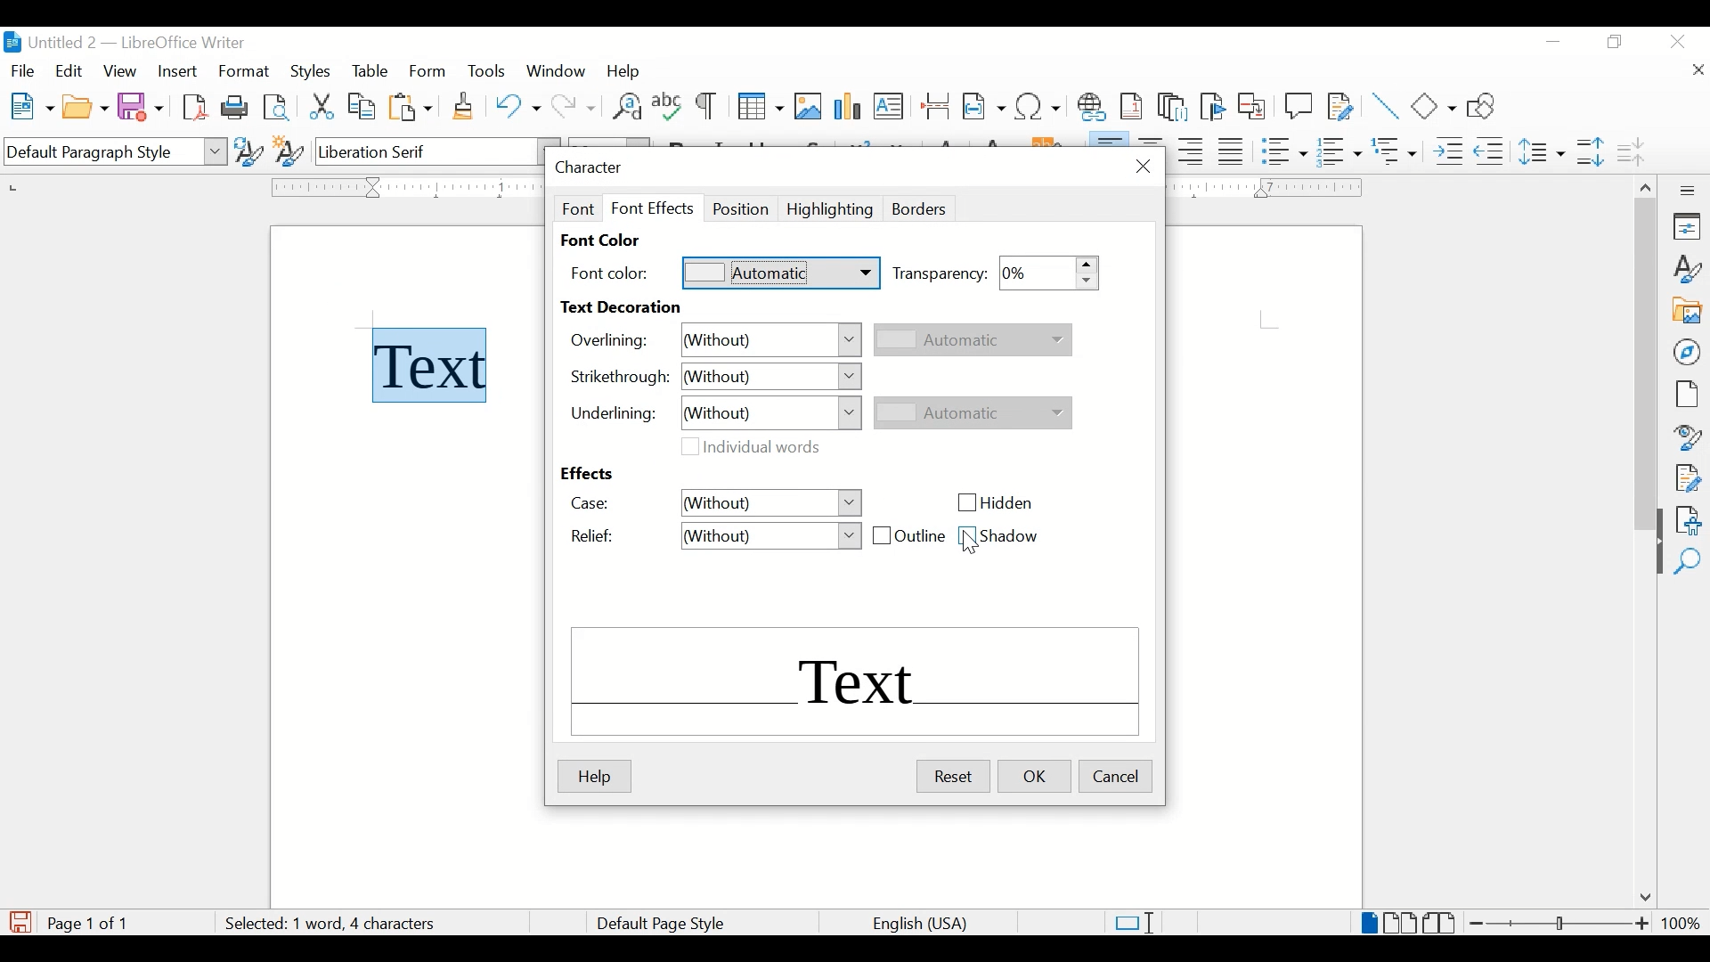 This screenshot has width=1710, height=962. Describe the element at coordinates (771, 412) in the screenshot. I see `without dropdown menu` at that location.